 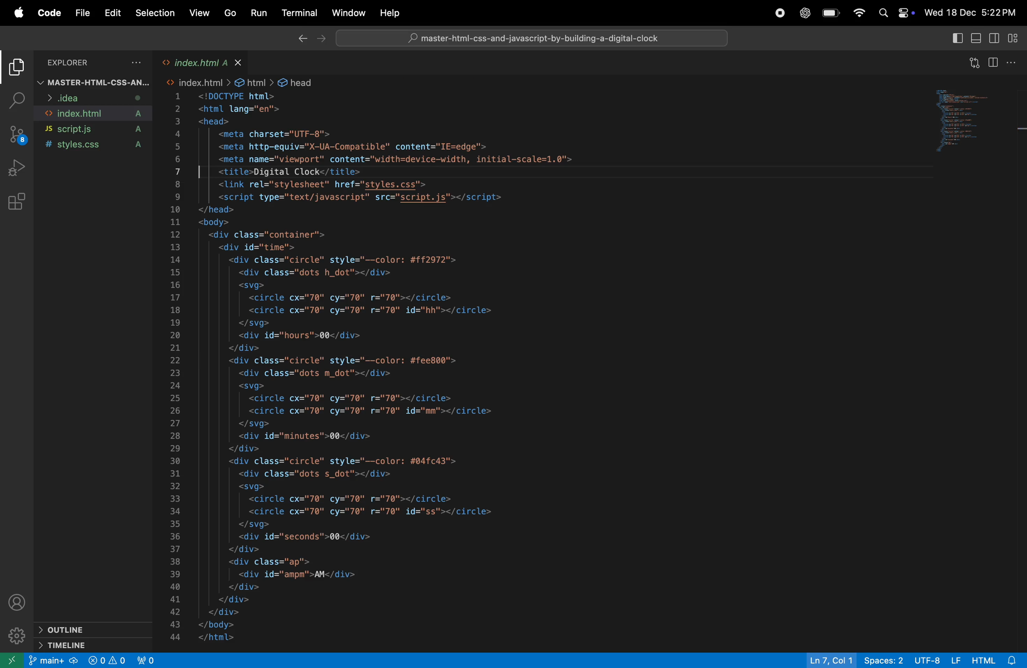 What do you see at coordinates (322, 40) in the screenshot?
I see `forward` at bounding box center [322, 40].